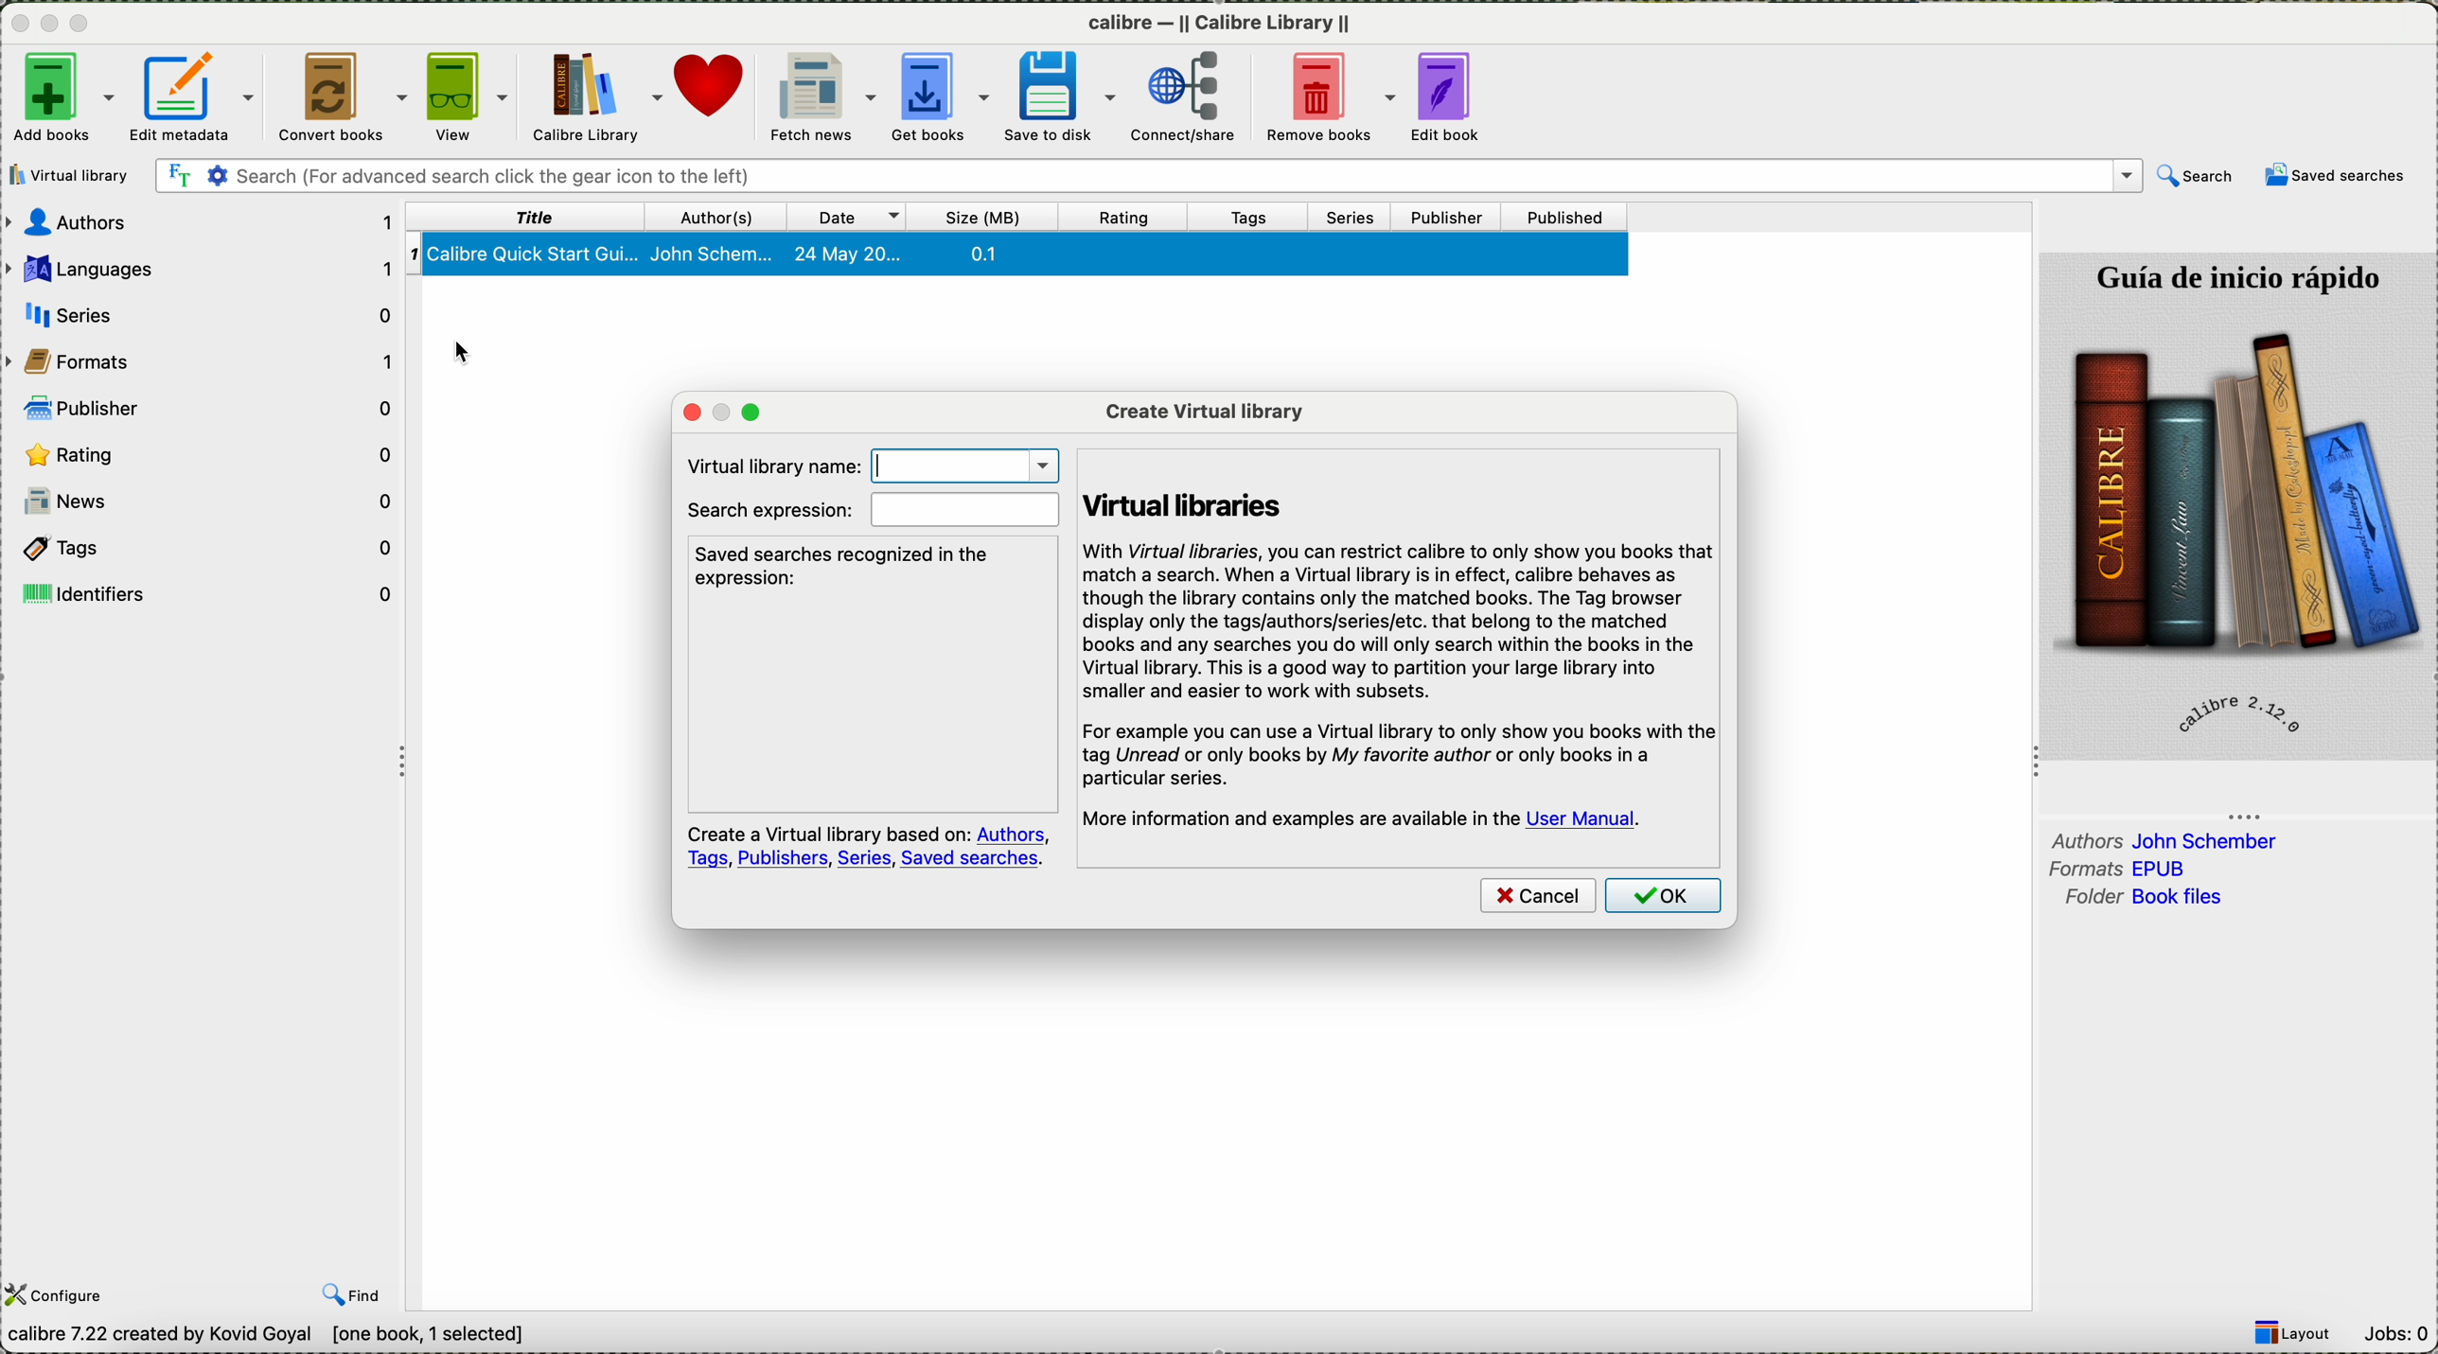 The height and width of the screenshot is (1354, 2438). Describe the element at coordinates (1404, 644) in the screenshot. I see `virtual libraries with virtual libraries you can resist Callibre to only show you books that match a search .when a virtual library is in effect ,Callibre behave as  though the library contains only the match books. t tag browser display only tha lags that belong to the match book that you have searched in books in virtual library.this is good way to partition your bigg library into small parts and works in subset.more information and examples are available in user manual.` at that location.